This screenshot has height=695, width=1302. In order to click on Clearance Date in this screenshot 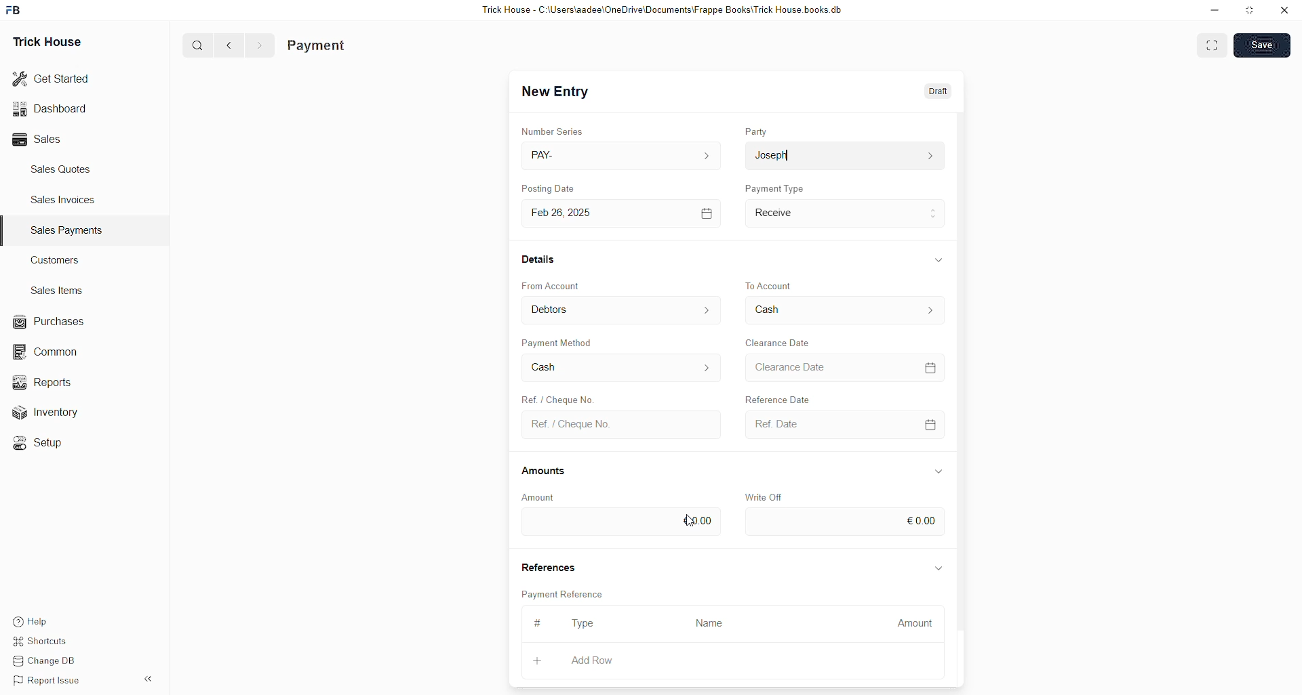, I will do `click(778, 343)`.